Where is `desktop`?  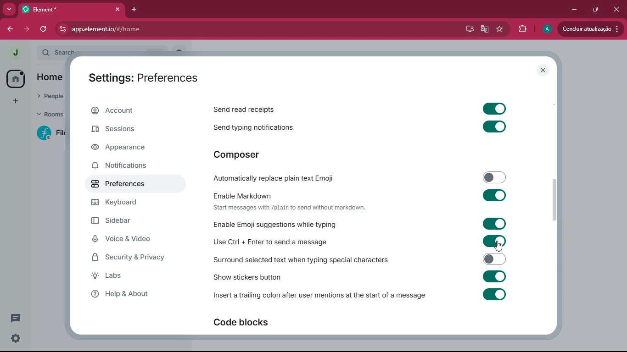 desktop is located at coordinates (466, 29).